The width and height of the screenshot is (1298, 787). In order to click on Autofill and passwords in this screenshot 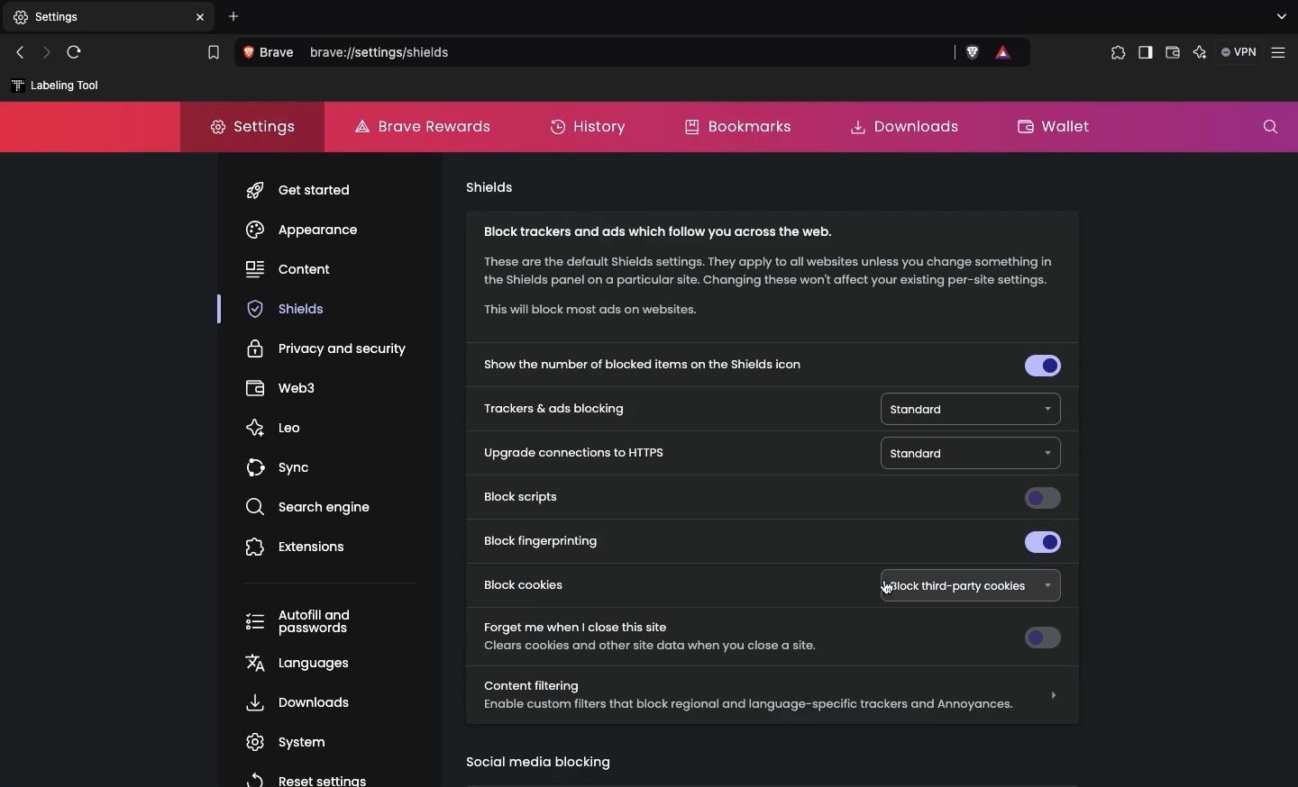, I will do `click(297, 626)`.